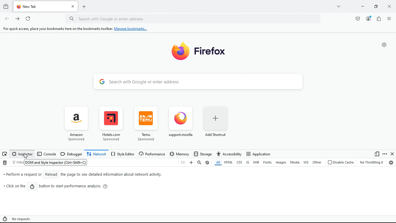 The width and height of the screenshot is (396, 223). What do you see at coordinates (102, 81) in the screenshot?
I see `Google logo` at bounding box center [102, 81].